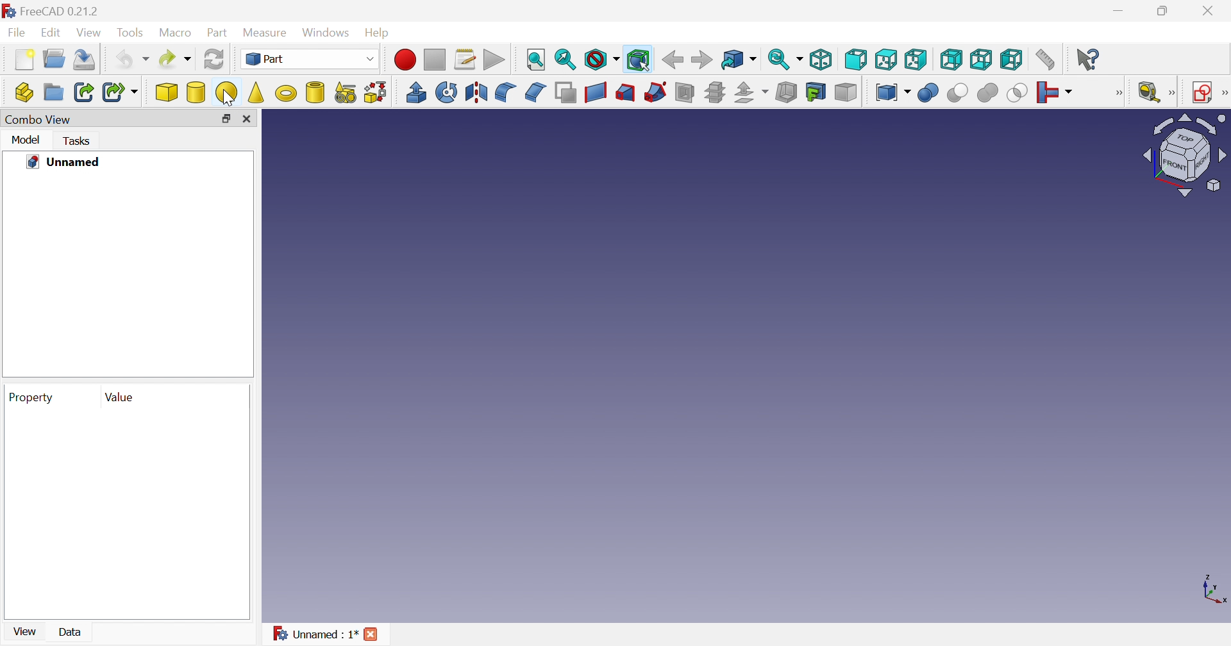 This screenshot has width=1231, height=646. I want to click on Restore down, so click(227, 118).